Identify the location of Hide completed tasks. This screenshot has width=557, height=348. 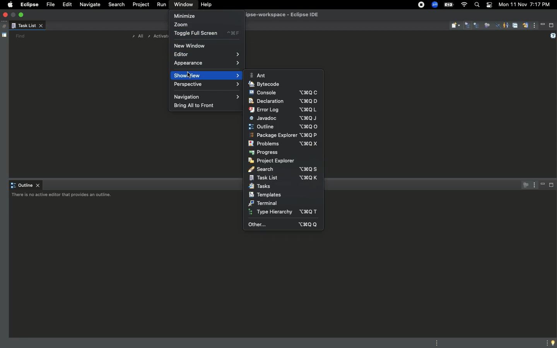
(498, 26).